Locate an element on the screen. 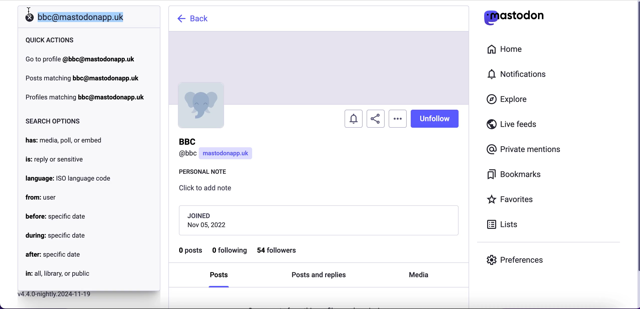 This screenshot has height=309, width=640. during: specific date is located at coordinates (55, 236).